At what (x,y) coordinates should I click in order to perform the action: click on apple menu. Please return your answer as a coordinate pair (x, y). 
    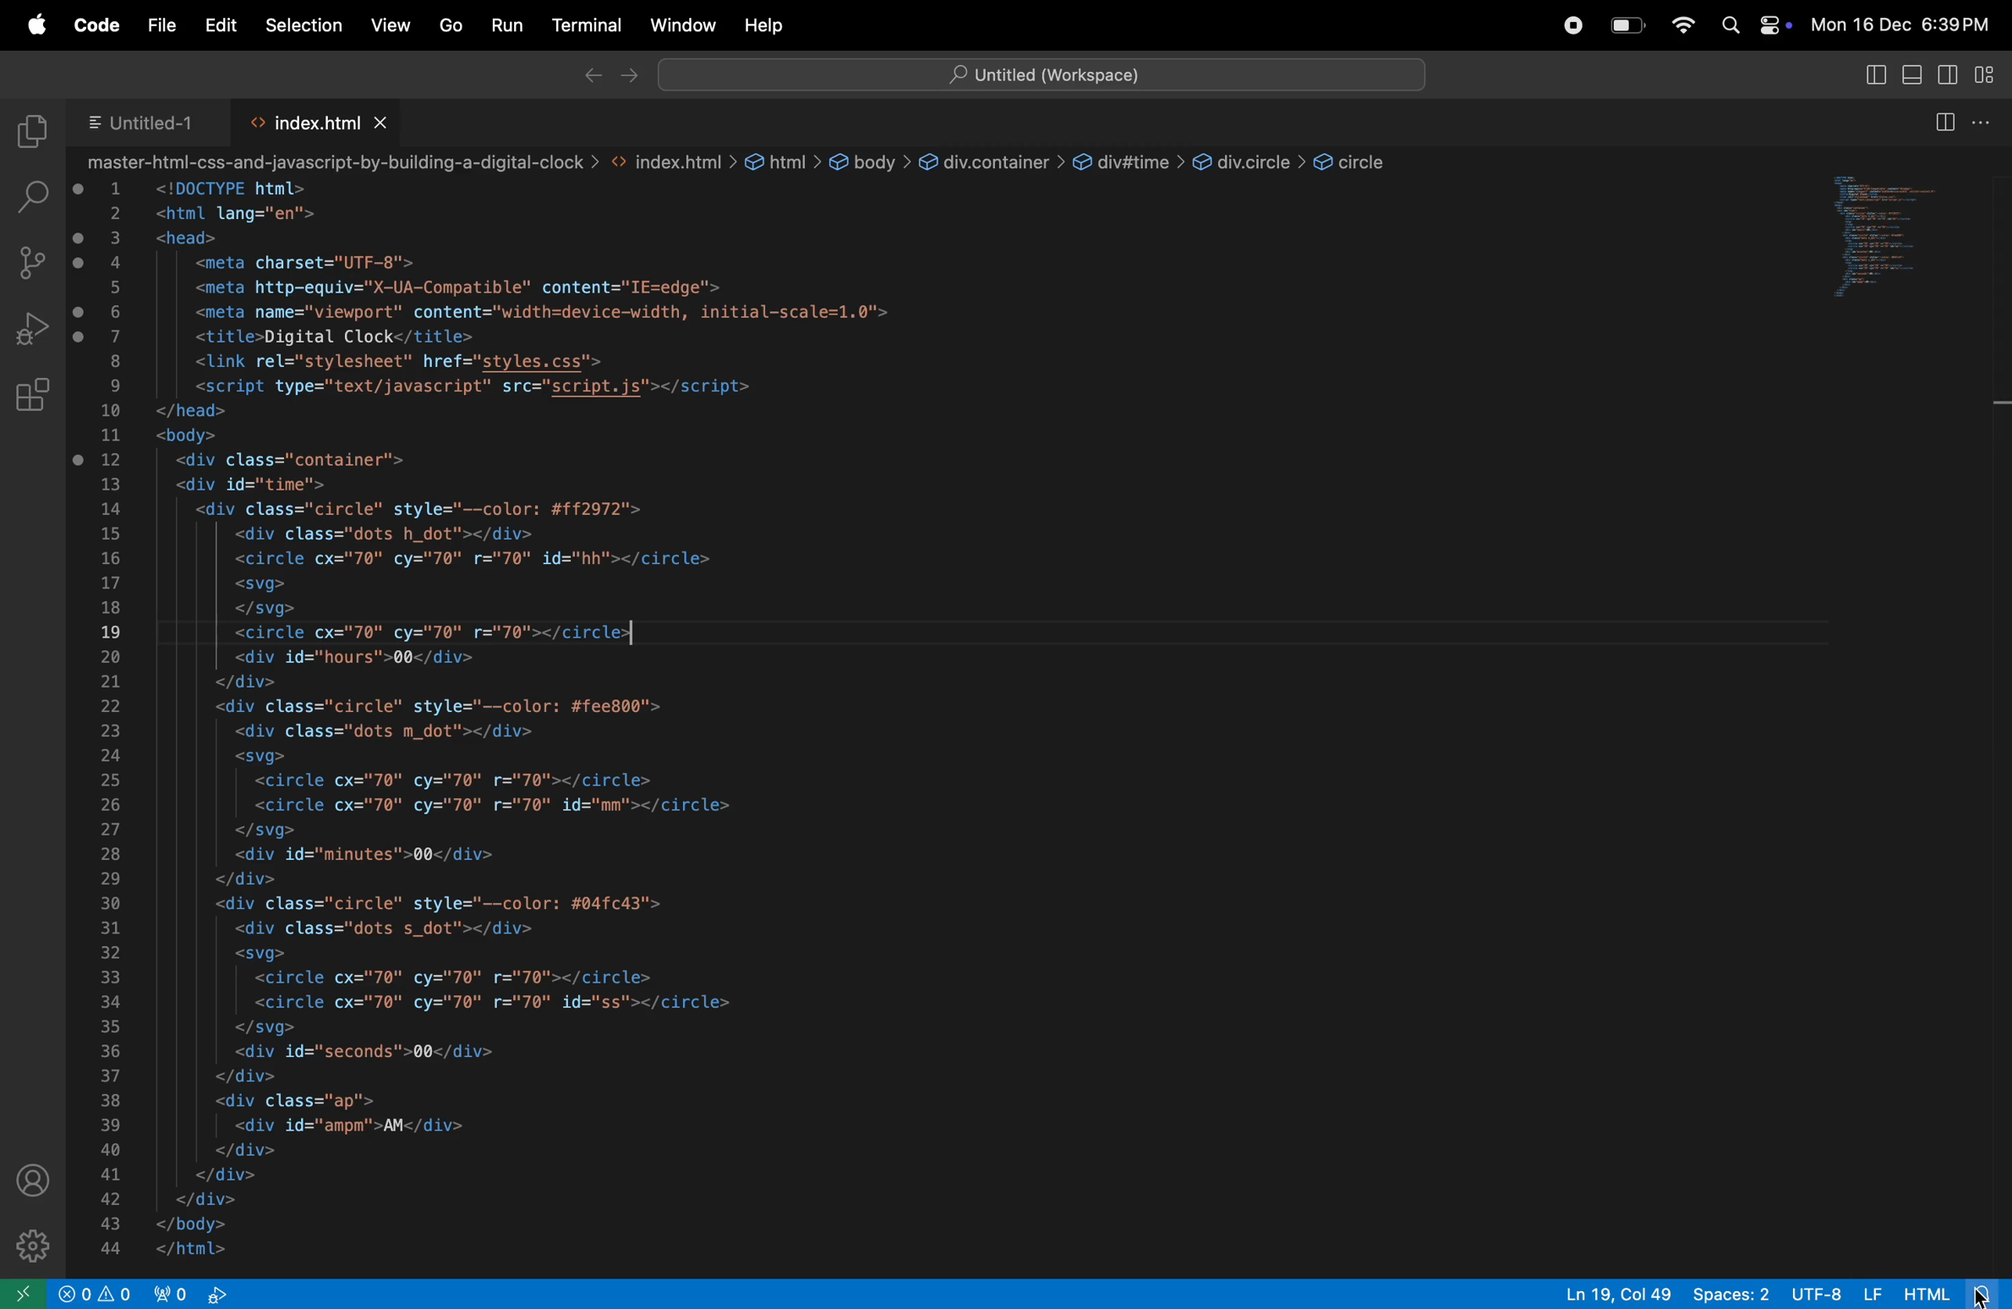
    Looking at the image, I should click on (35, 26).